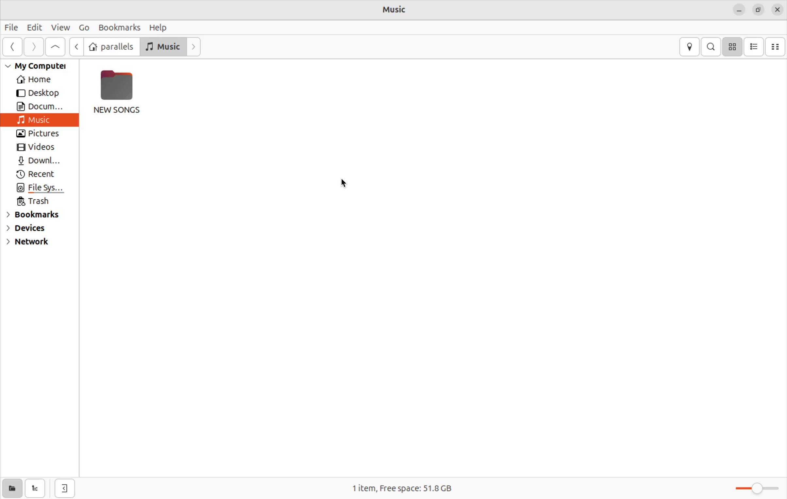  Describe the element at coordinates (400, 9) in the screenshot. I see `Music` at that location.